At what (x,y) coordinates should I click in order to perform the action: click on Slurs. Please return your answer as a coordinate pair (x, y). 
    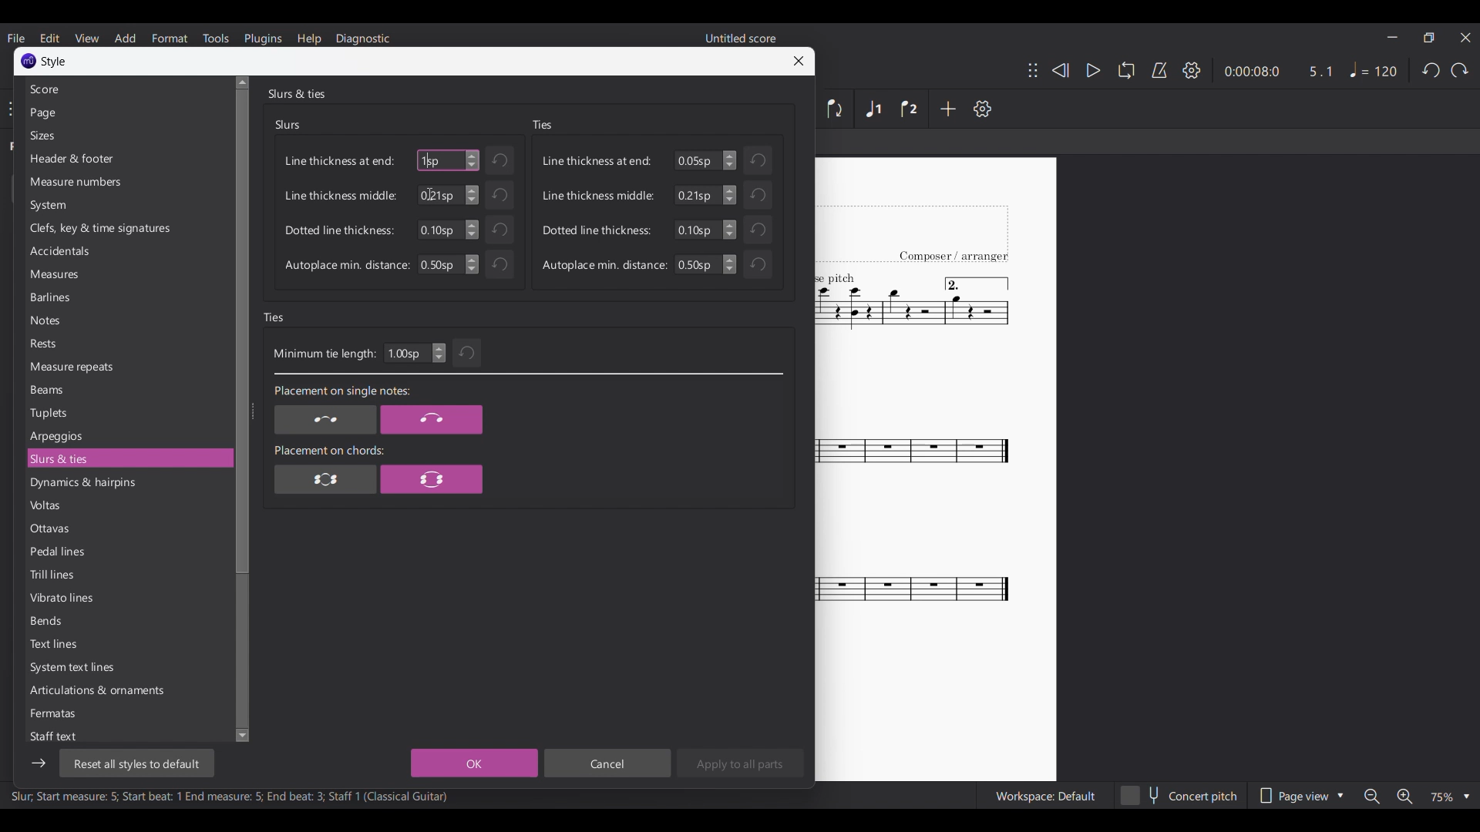
    Looking at the image, I should click on (288, 125).